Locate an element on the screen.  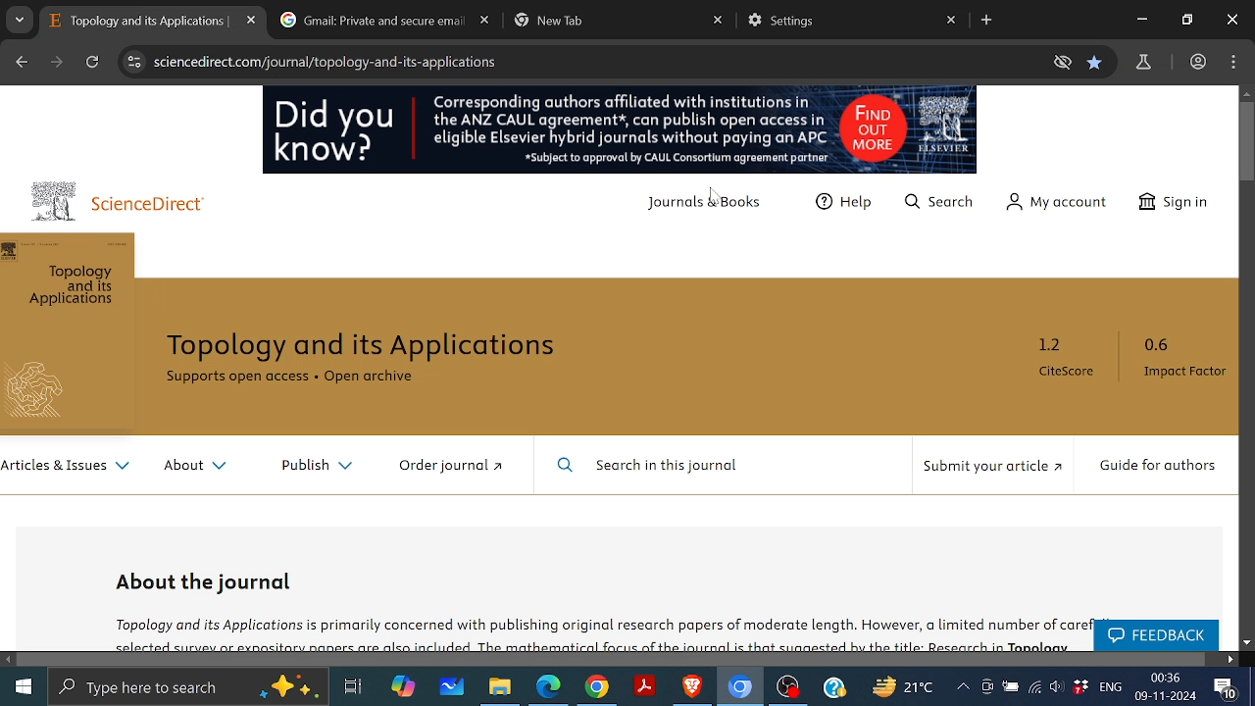
Settings tab is located at coordinates (839, 23).